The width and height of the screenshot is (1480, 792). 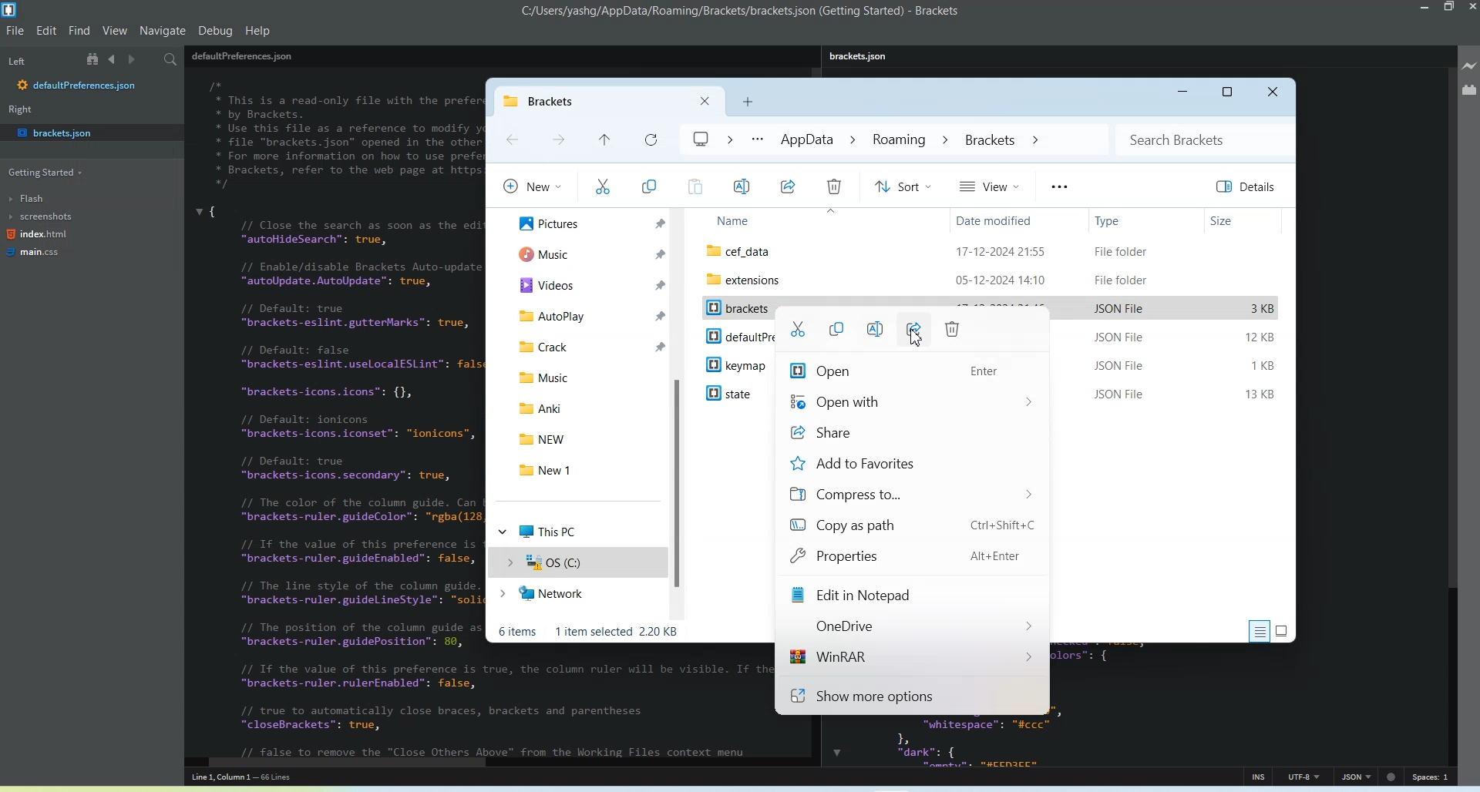 What do you see at coordinates (585, 469) in the screenshot?
I see `New 1` at bounding box center [585, 469].